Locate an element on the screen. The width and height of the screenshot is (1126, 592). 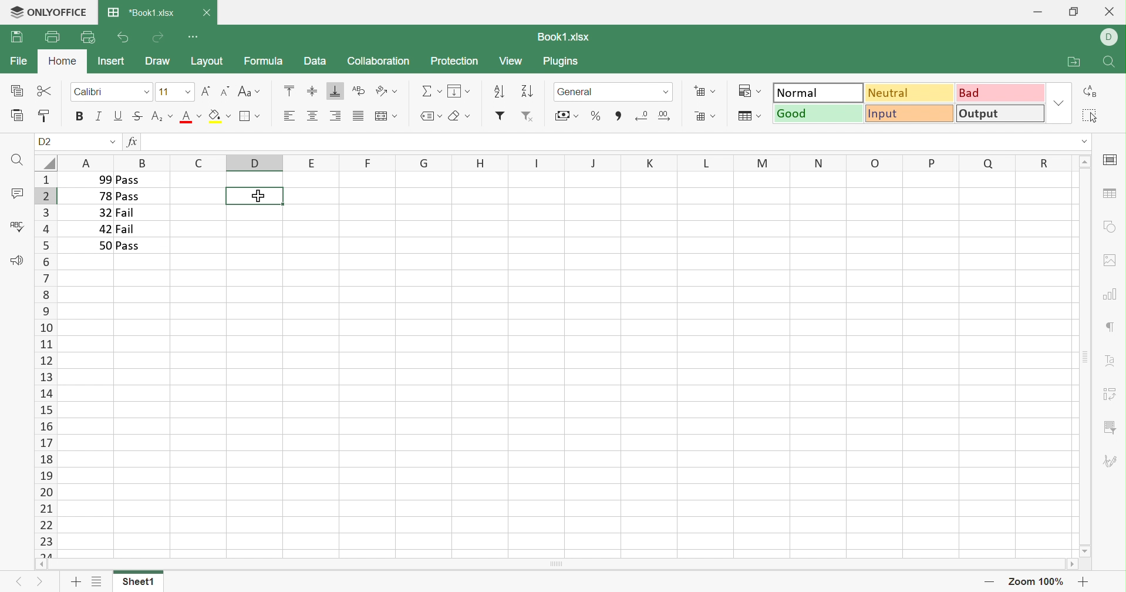
View is located at coordinates (511, 61).